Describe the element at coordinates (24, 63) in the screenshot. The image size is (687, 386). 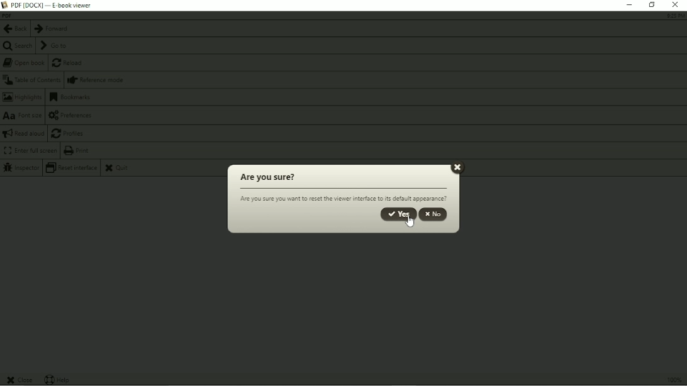
I see `Open book` at that location.